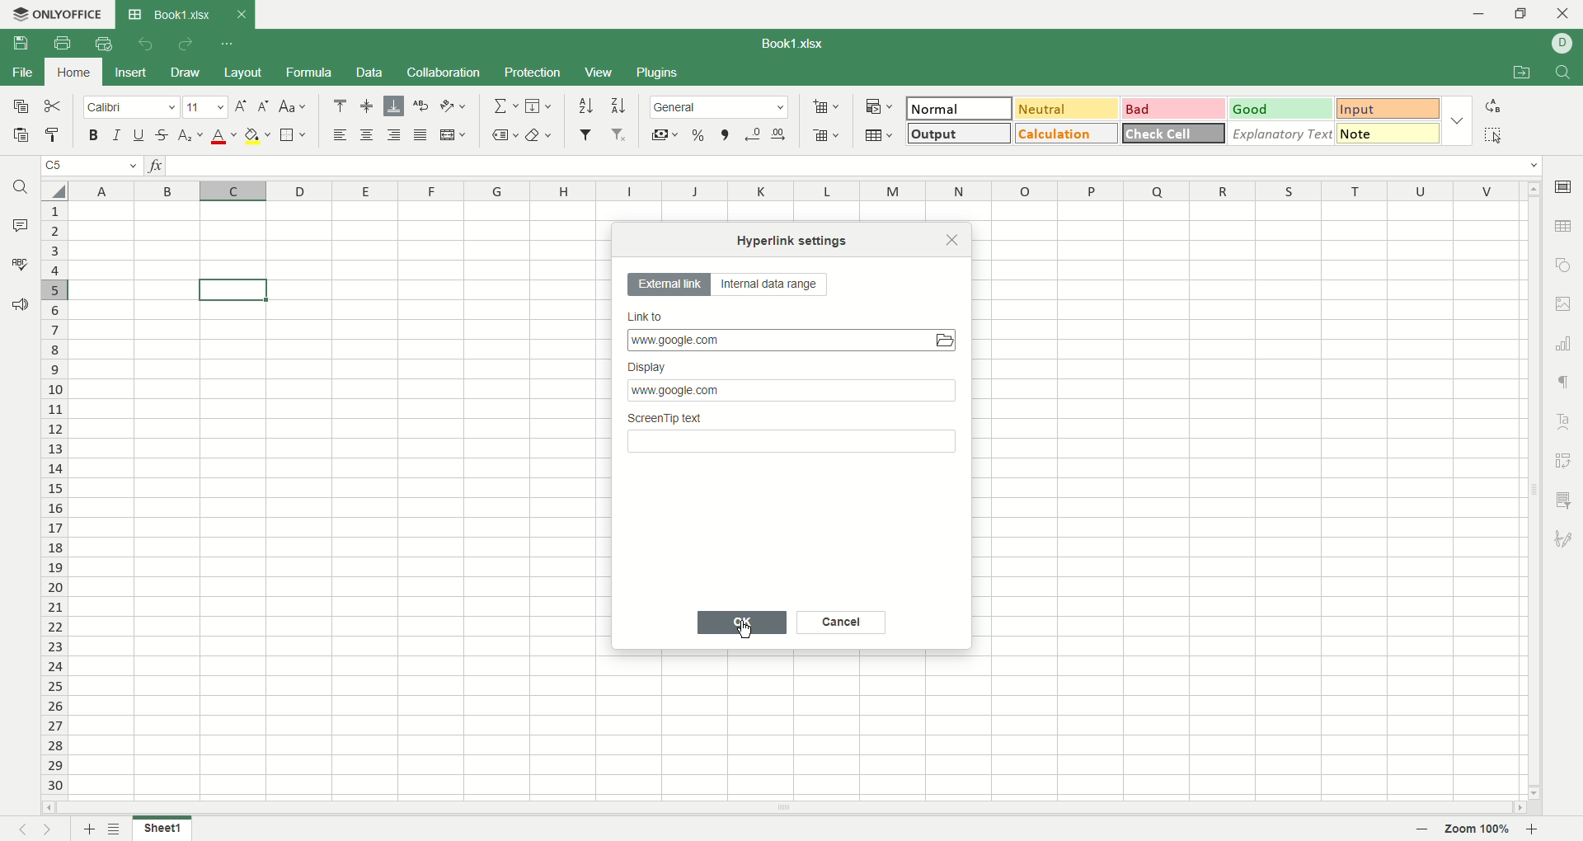  I want to click on plugins, so click(660, 73).